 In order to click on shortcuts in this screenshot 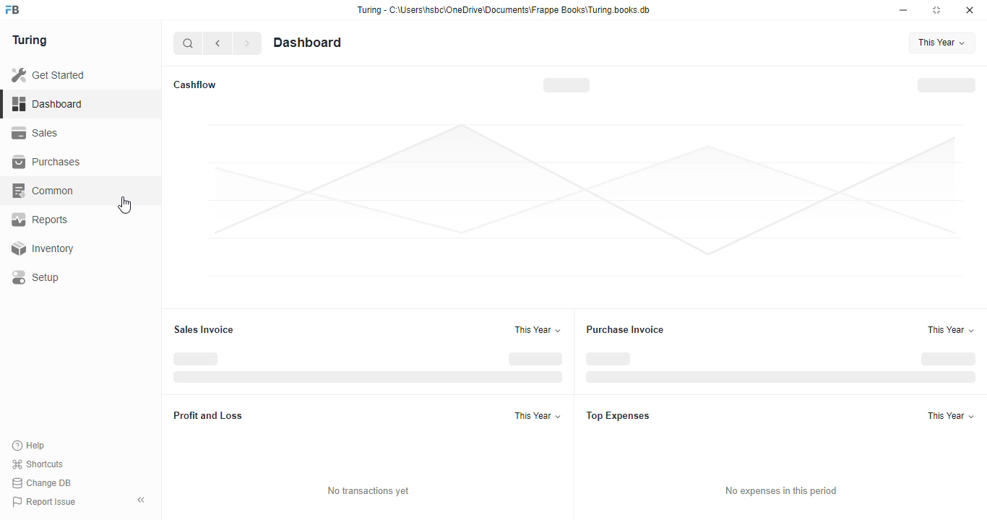, I will do `click(38, 464)`.